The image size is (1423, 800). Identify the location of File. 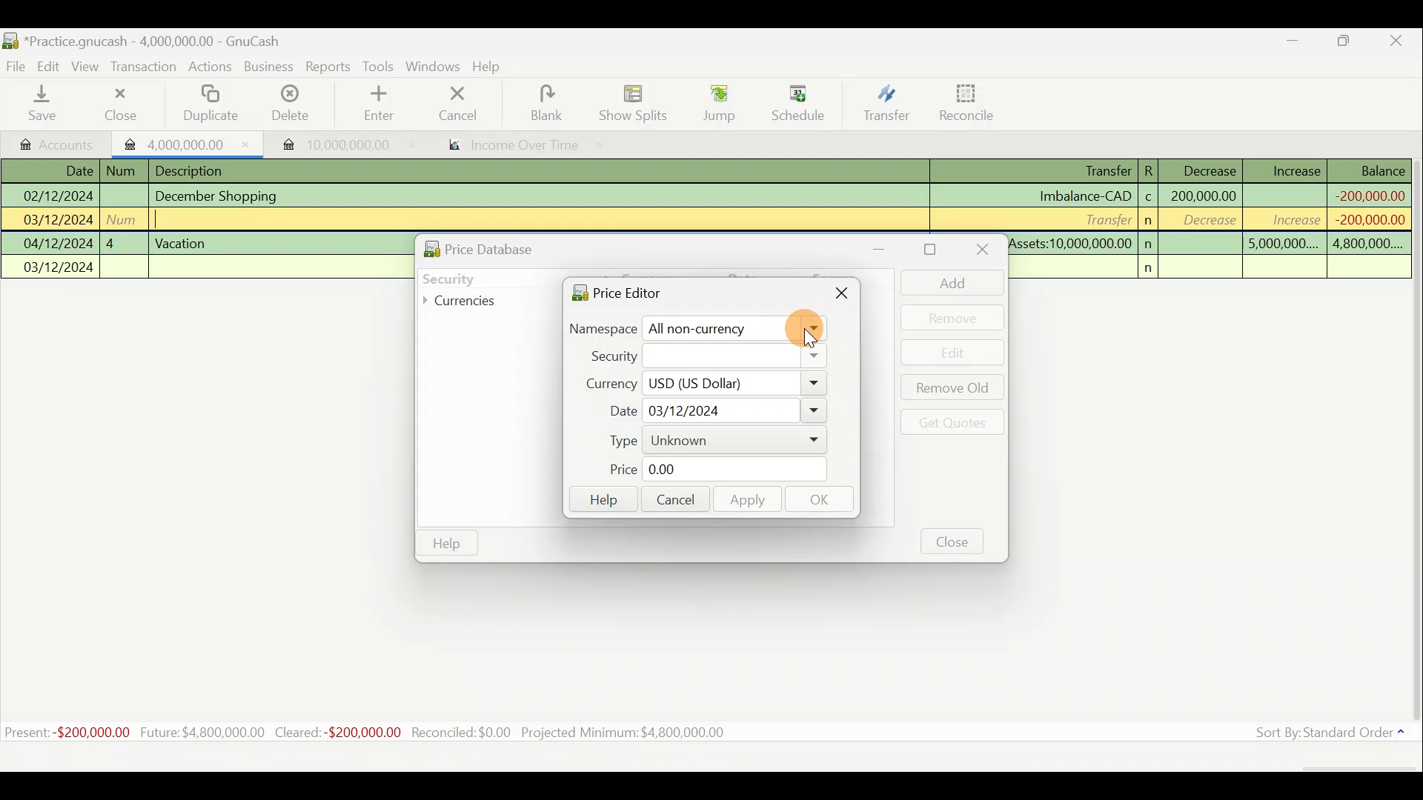
(16, 64).